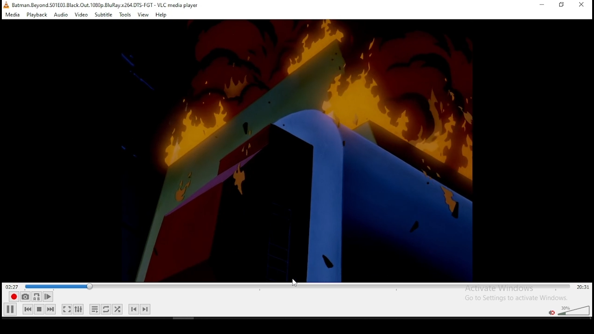 This screenshot has height=334, width=594. I want to click on remaining/total time, so click(583, 287).